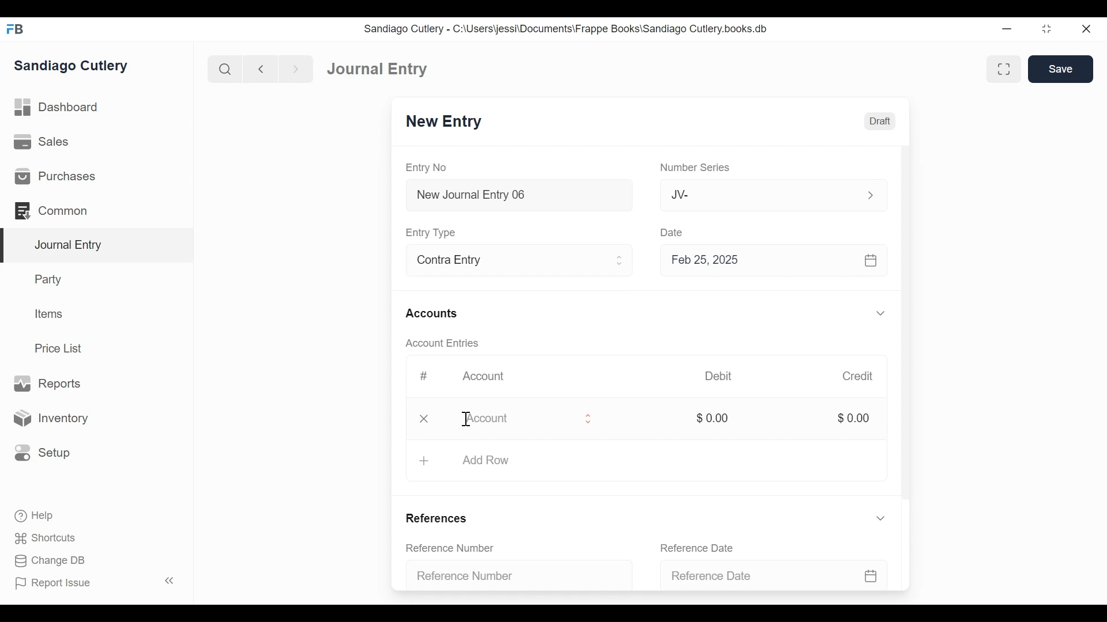 The height and width of the screenshot is (622, 1107). I want to click on Navigate Forward, so click(296, 70).